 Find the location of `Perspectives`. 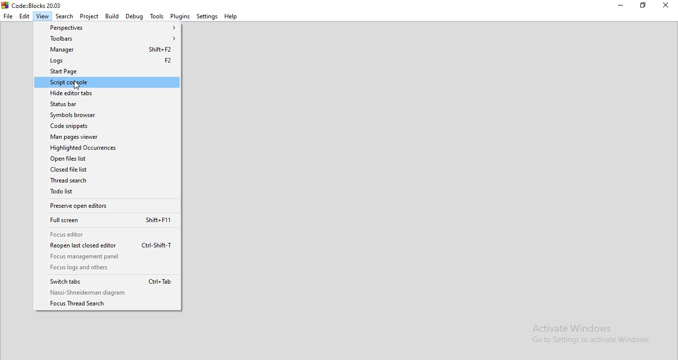

Perspectives is located at coordinates (108, 28).